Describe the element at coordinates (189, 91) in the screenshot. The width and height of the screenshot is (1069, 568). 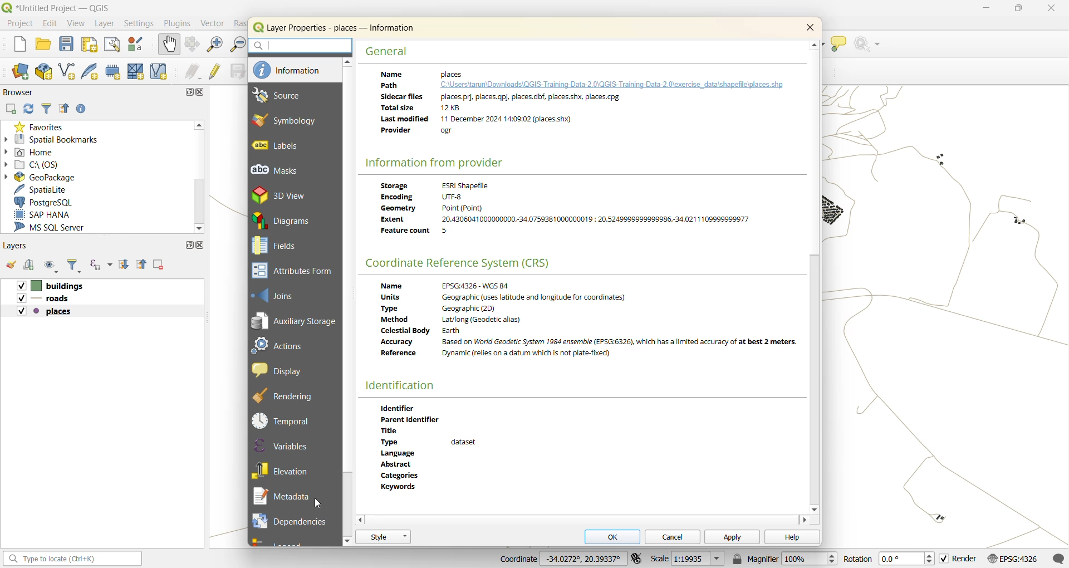
I see `maximize` at that location.